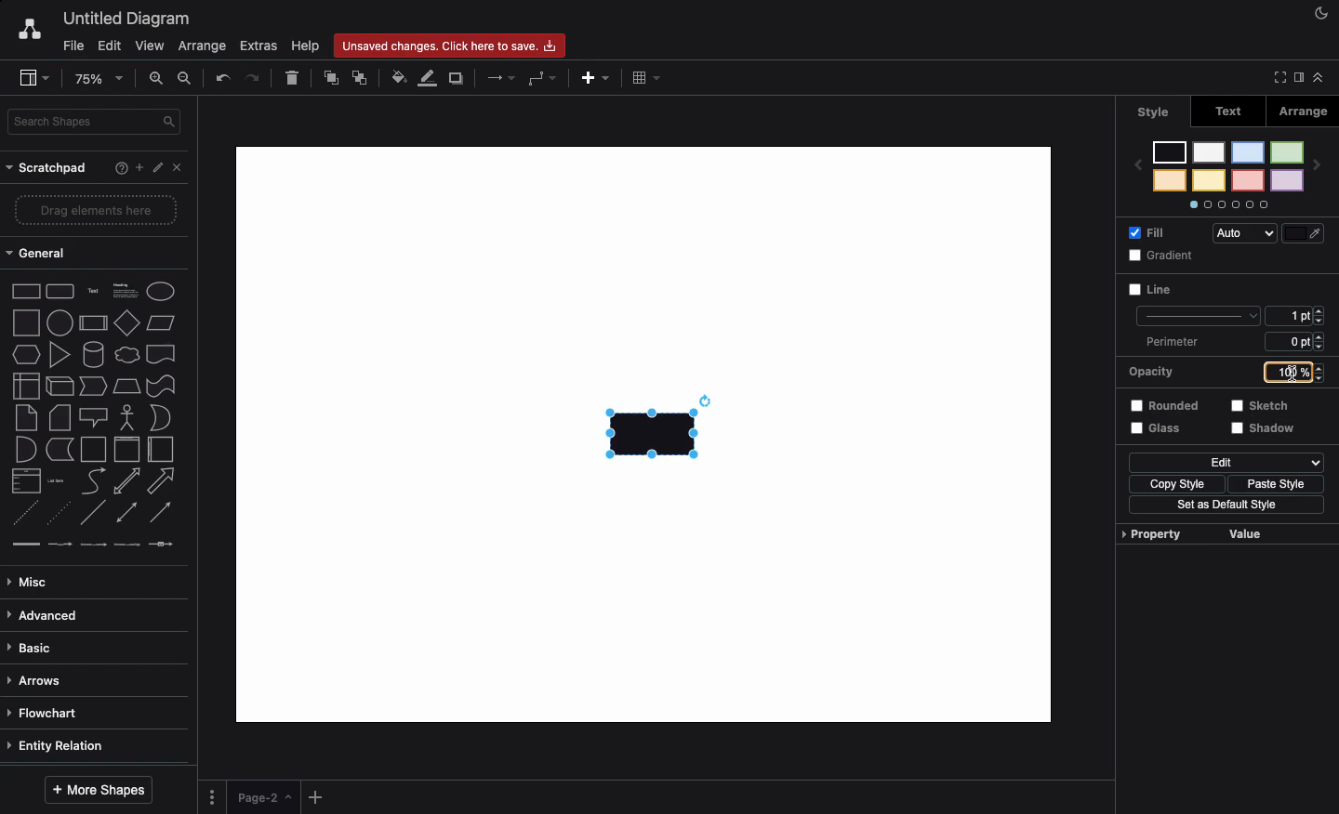 This screenshot has height=814, width=1339. Describe the element at coordinates (99, 209) in the screenshot. I see `Drag elements here` at that location.